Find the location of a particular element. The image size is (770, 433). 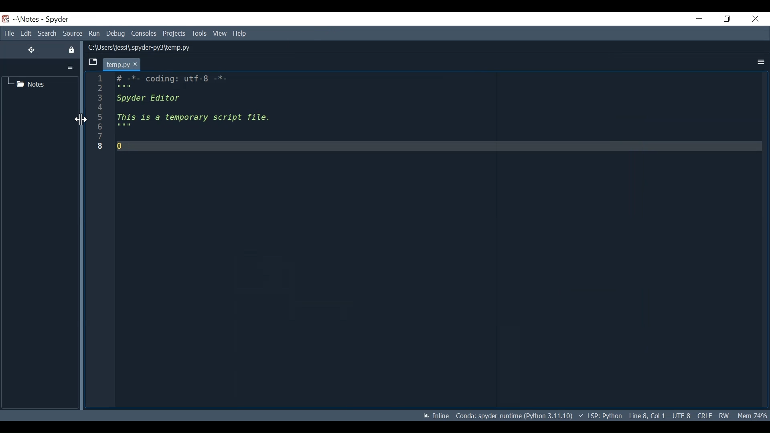

Lock is located at coordinates (71, 49).